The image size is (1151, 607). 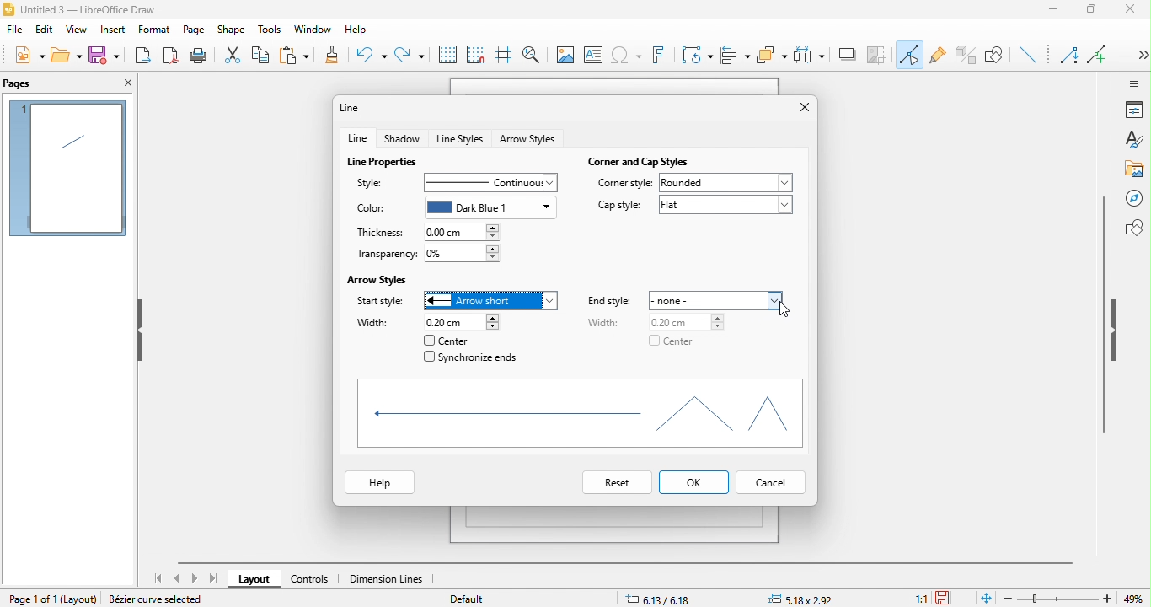 What do you see at coordinates (1077, 599) in the screenshot?
I see `zoom` at bounding box center [1077, 599].